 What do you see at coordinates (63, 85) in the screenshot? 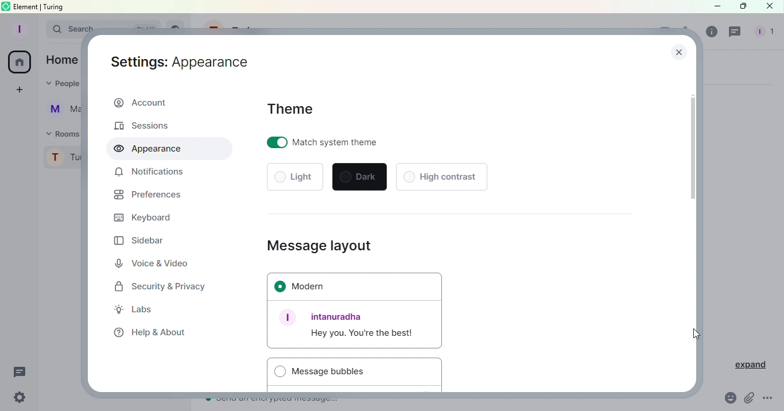
I see `People` at bounding box center [63, 85].